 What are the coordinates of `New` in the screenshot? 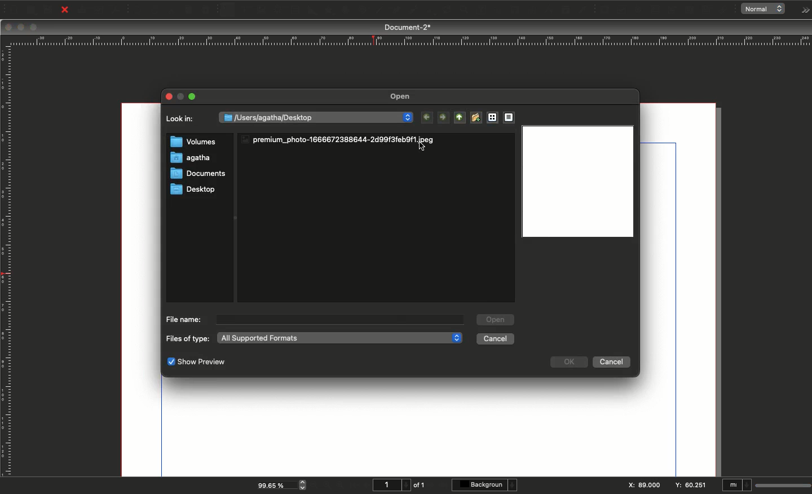 It's located at (12, 8).